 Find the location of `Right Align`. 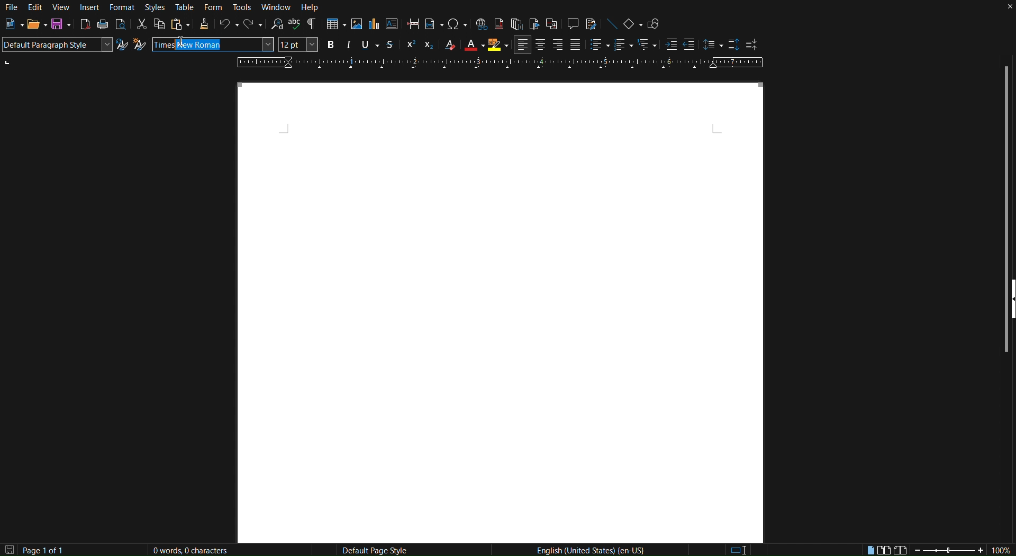

Right Align is located at coordinates (557, 46).